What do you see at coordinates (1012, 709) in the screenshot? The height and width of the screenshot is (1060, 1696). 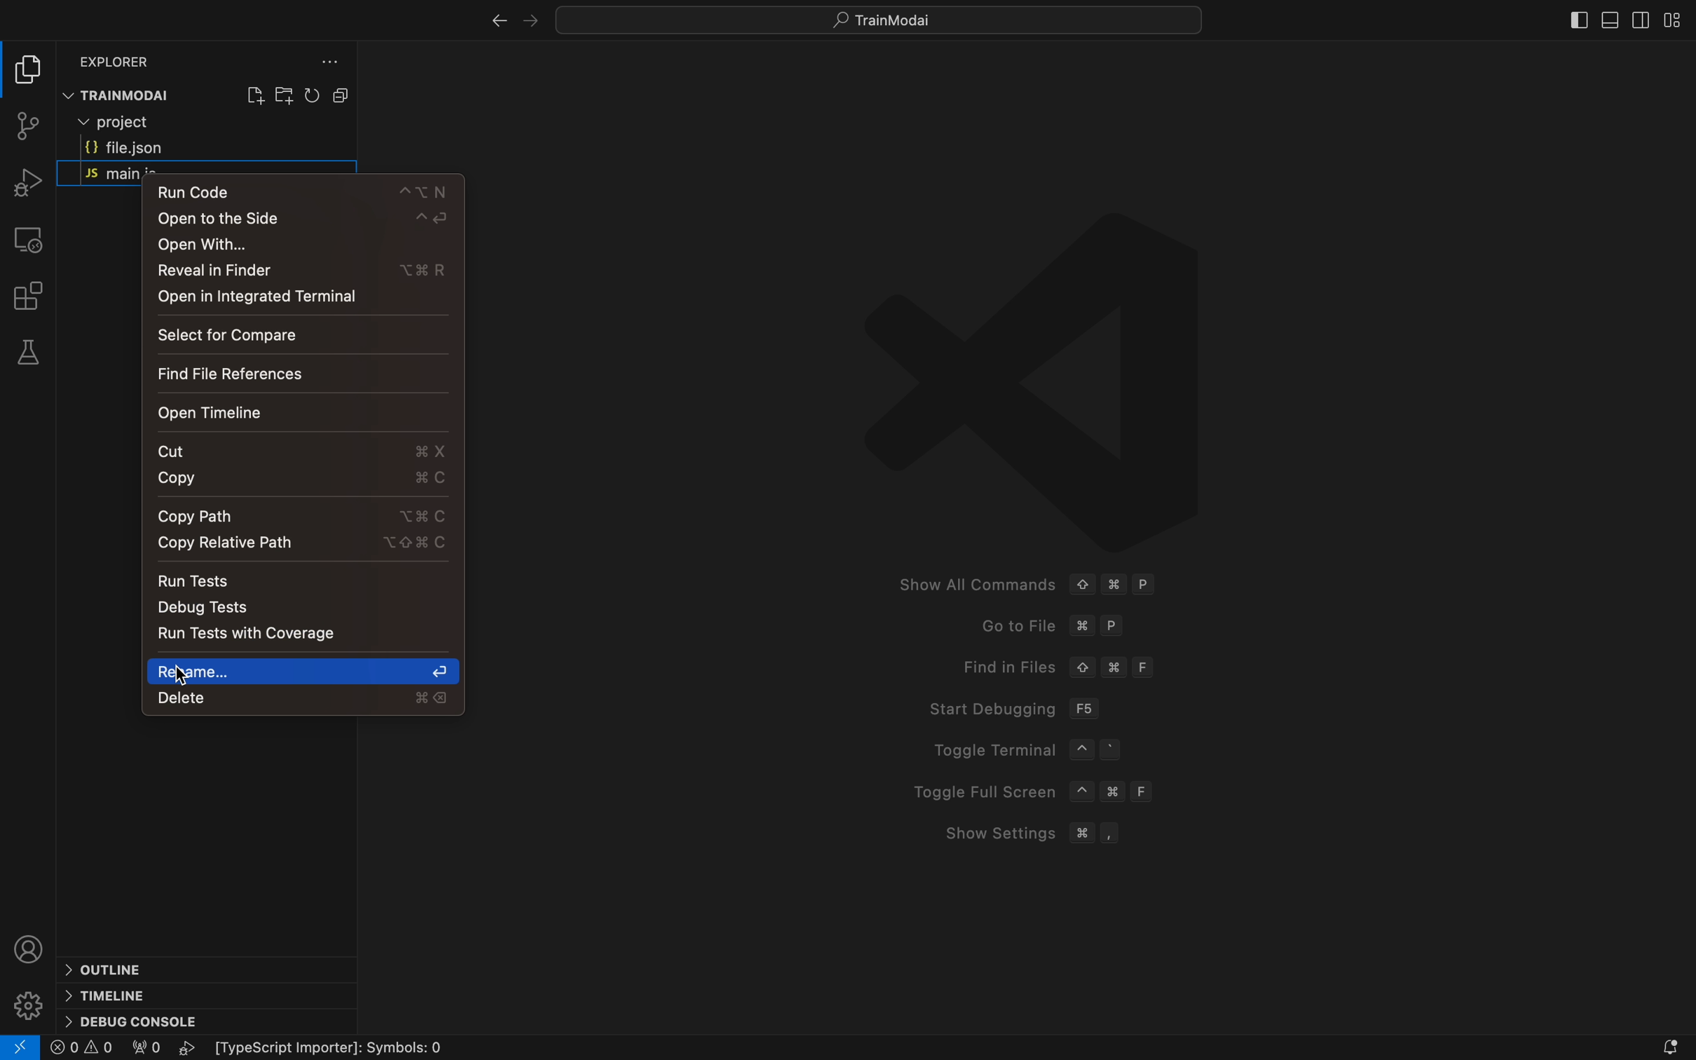 I see `Start debugging` at bounding box center [1012, 709].